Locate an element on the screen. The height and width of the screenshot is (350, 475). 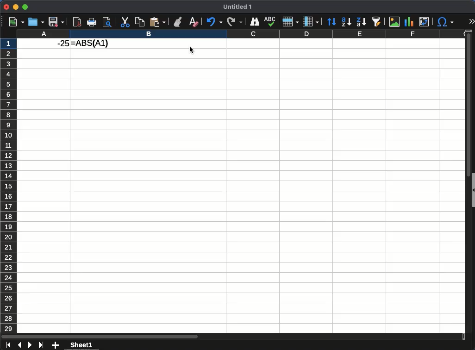
image is located at coordinates (395, 21).